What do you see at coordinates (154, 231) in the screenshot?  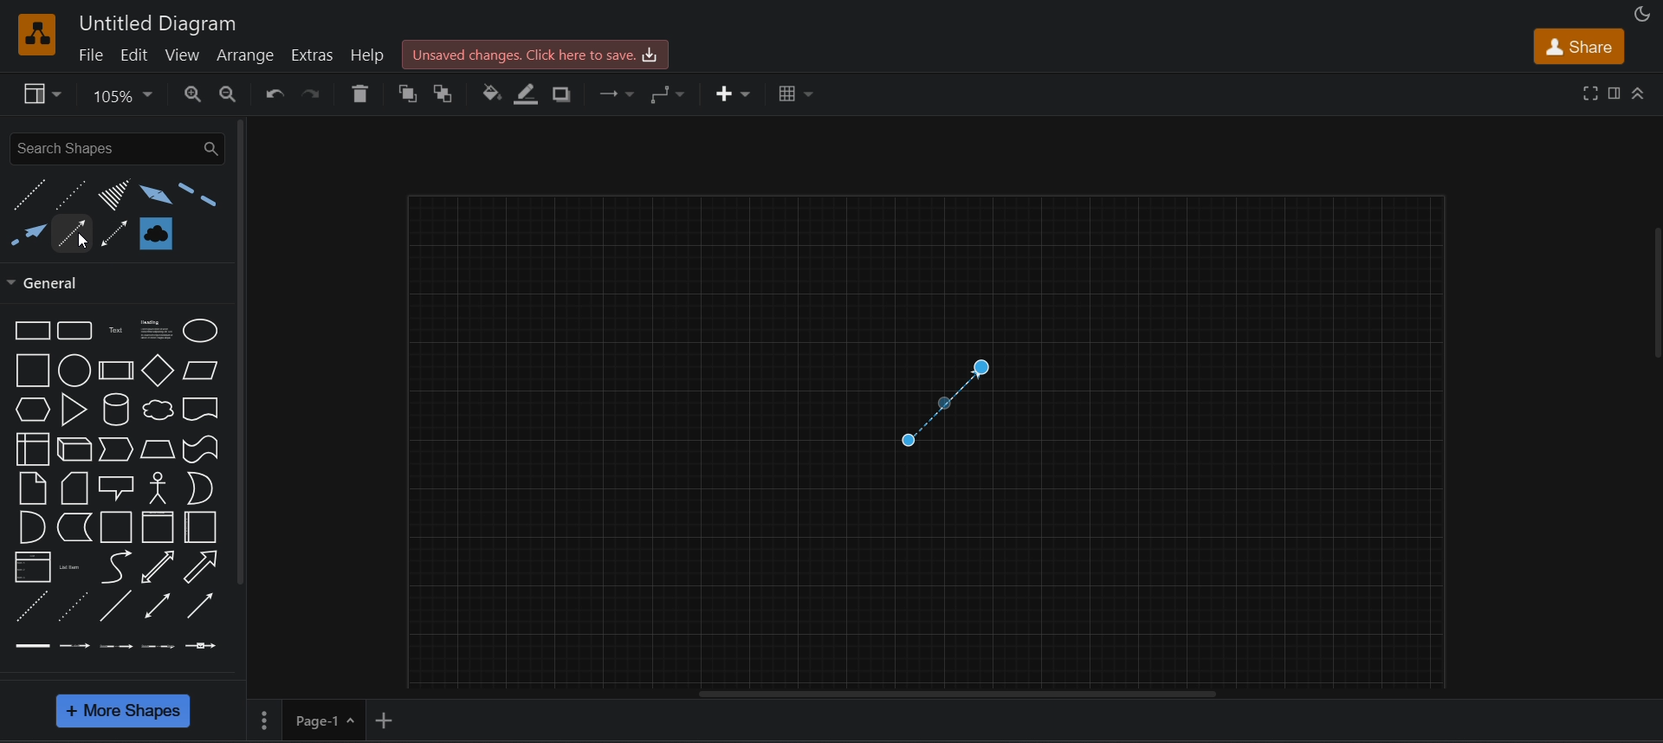 I see `blotting mark` at bounding box center [154, 231].